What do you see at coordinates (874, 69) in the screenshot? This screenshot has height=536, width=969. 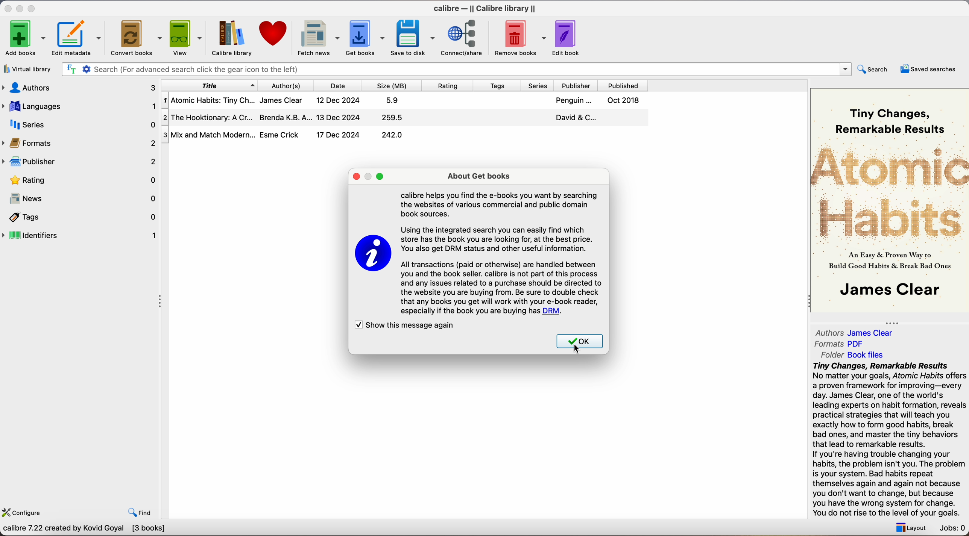 I see `search` at bounding box center [874, 69].